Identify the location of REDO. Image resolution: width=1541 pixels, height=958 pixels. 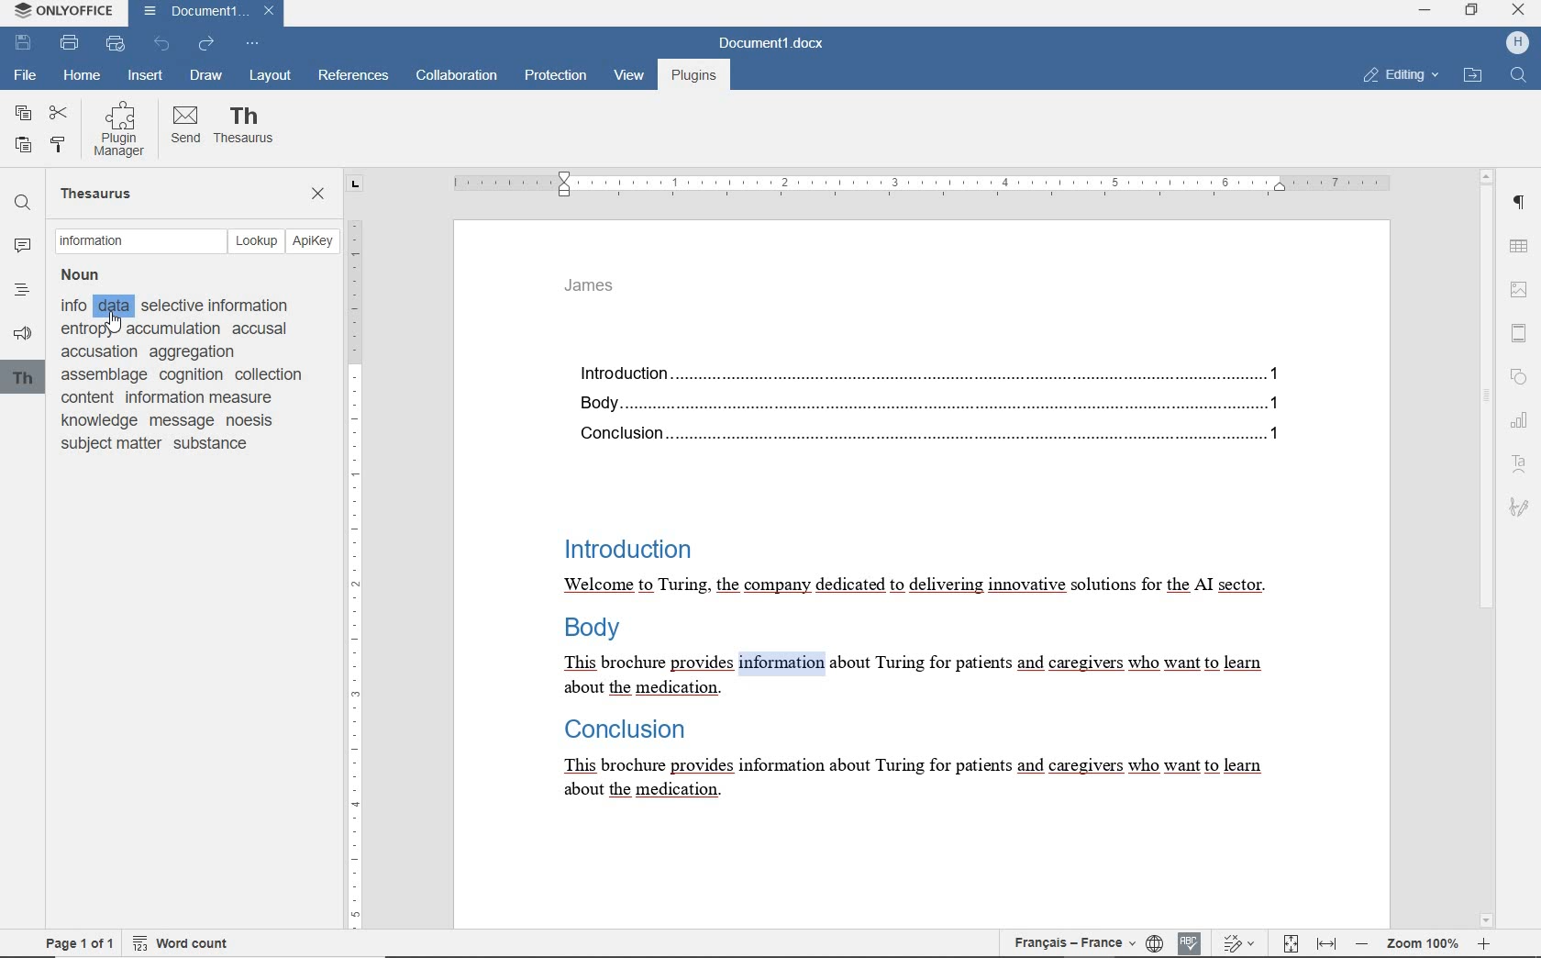
(207, 45).